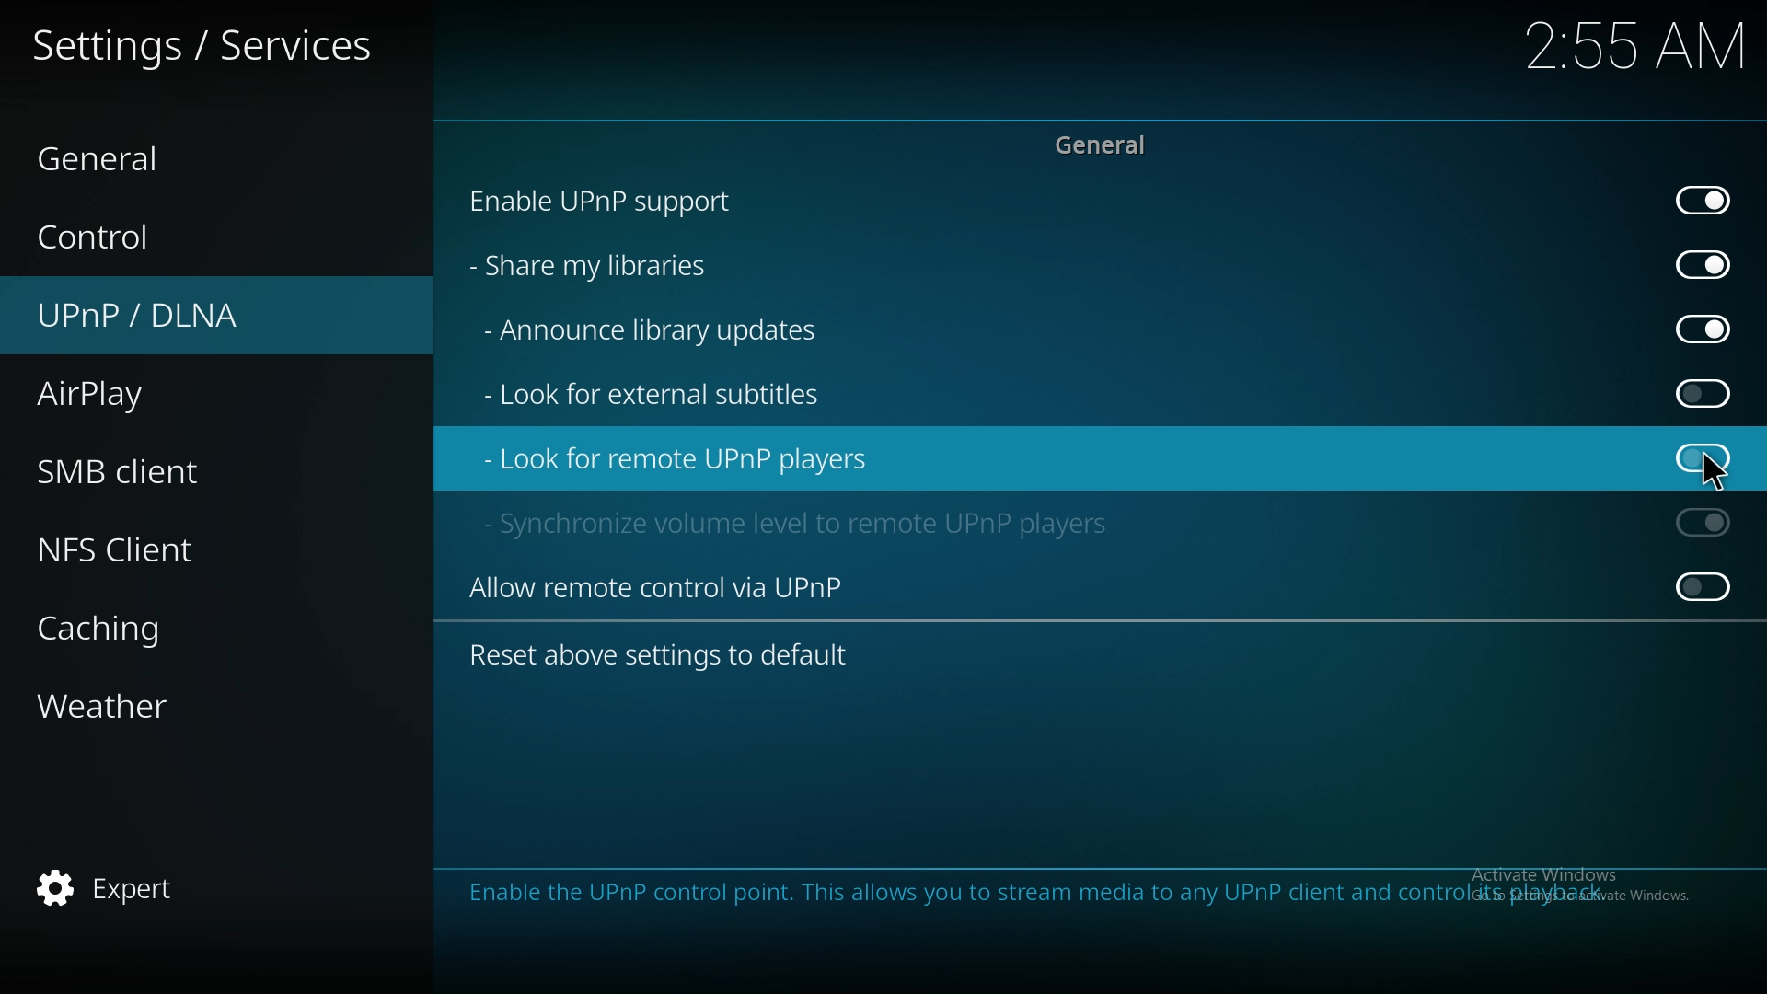 The image size is (1767, 994). I want to click on allow remote control via upnp, so click(679, 586).